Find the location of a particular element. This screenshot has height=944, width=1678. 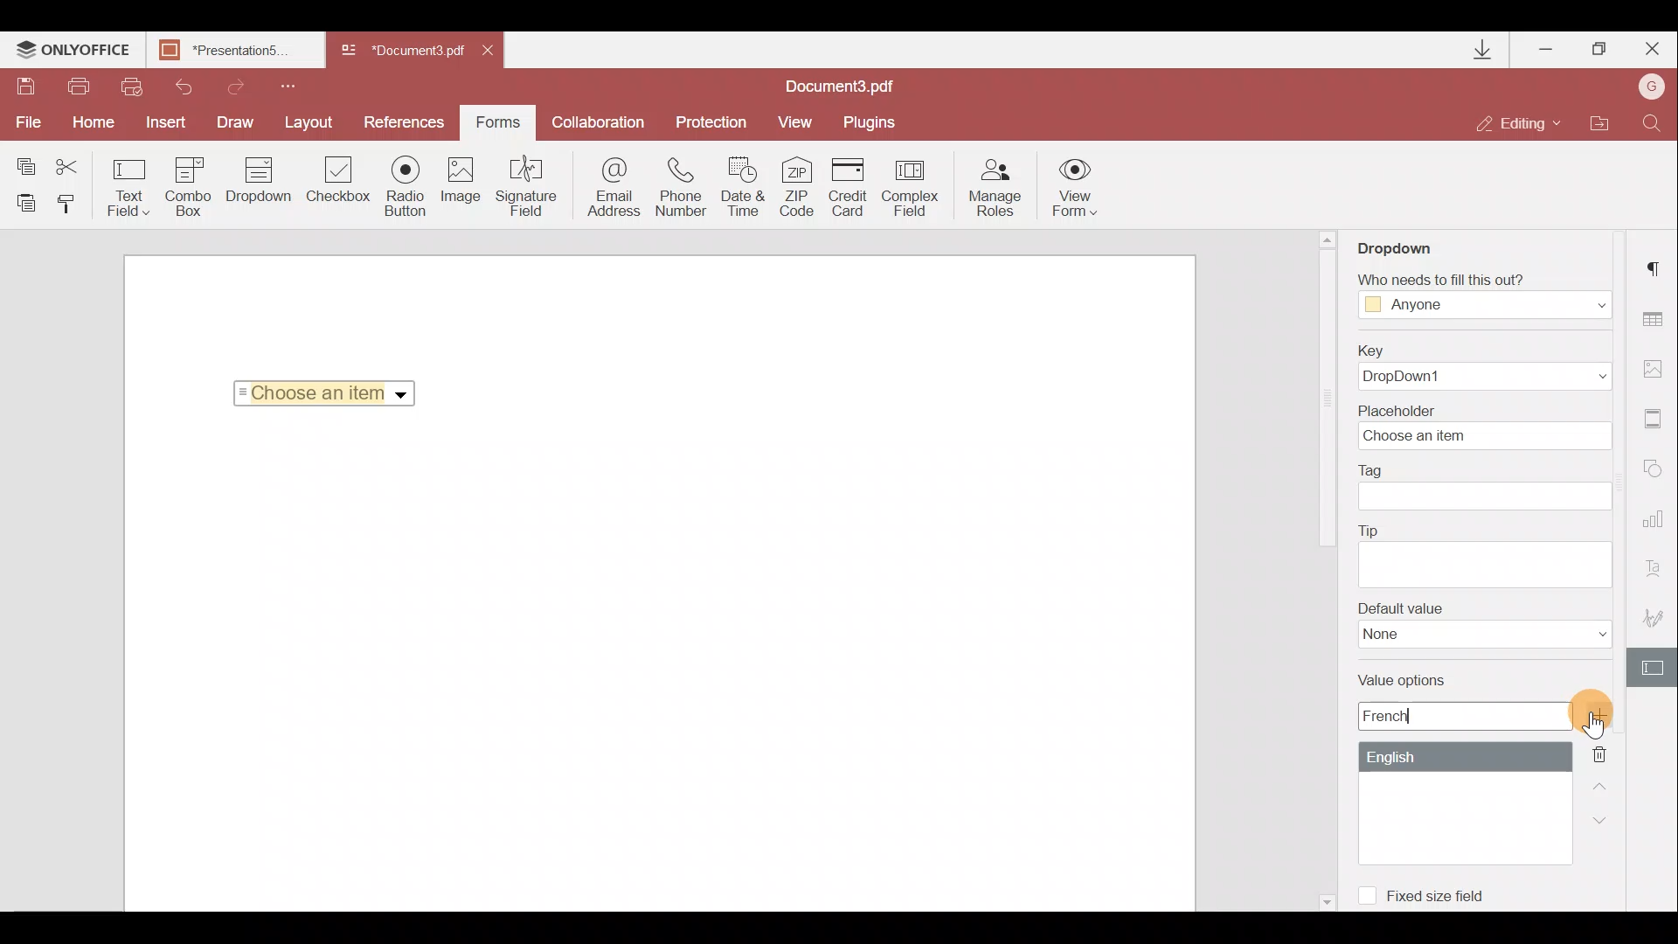

Downloads is located at coordinates (1484, 50).